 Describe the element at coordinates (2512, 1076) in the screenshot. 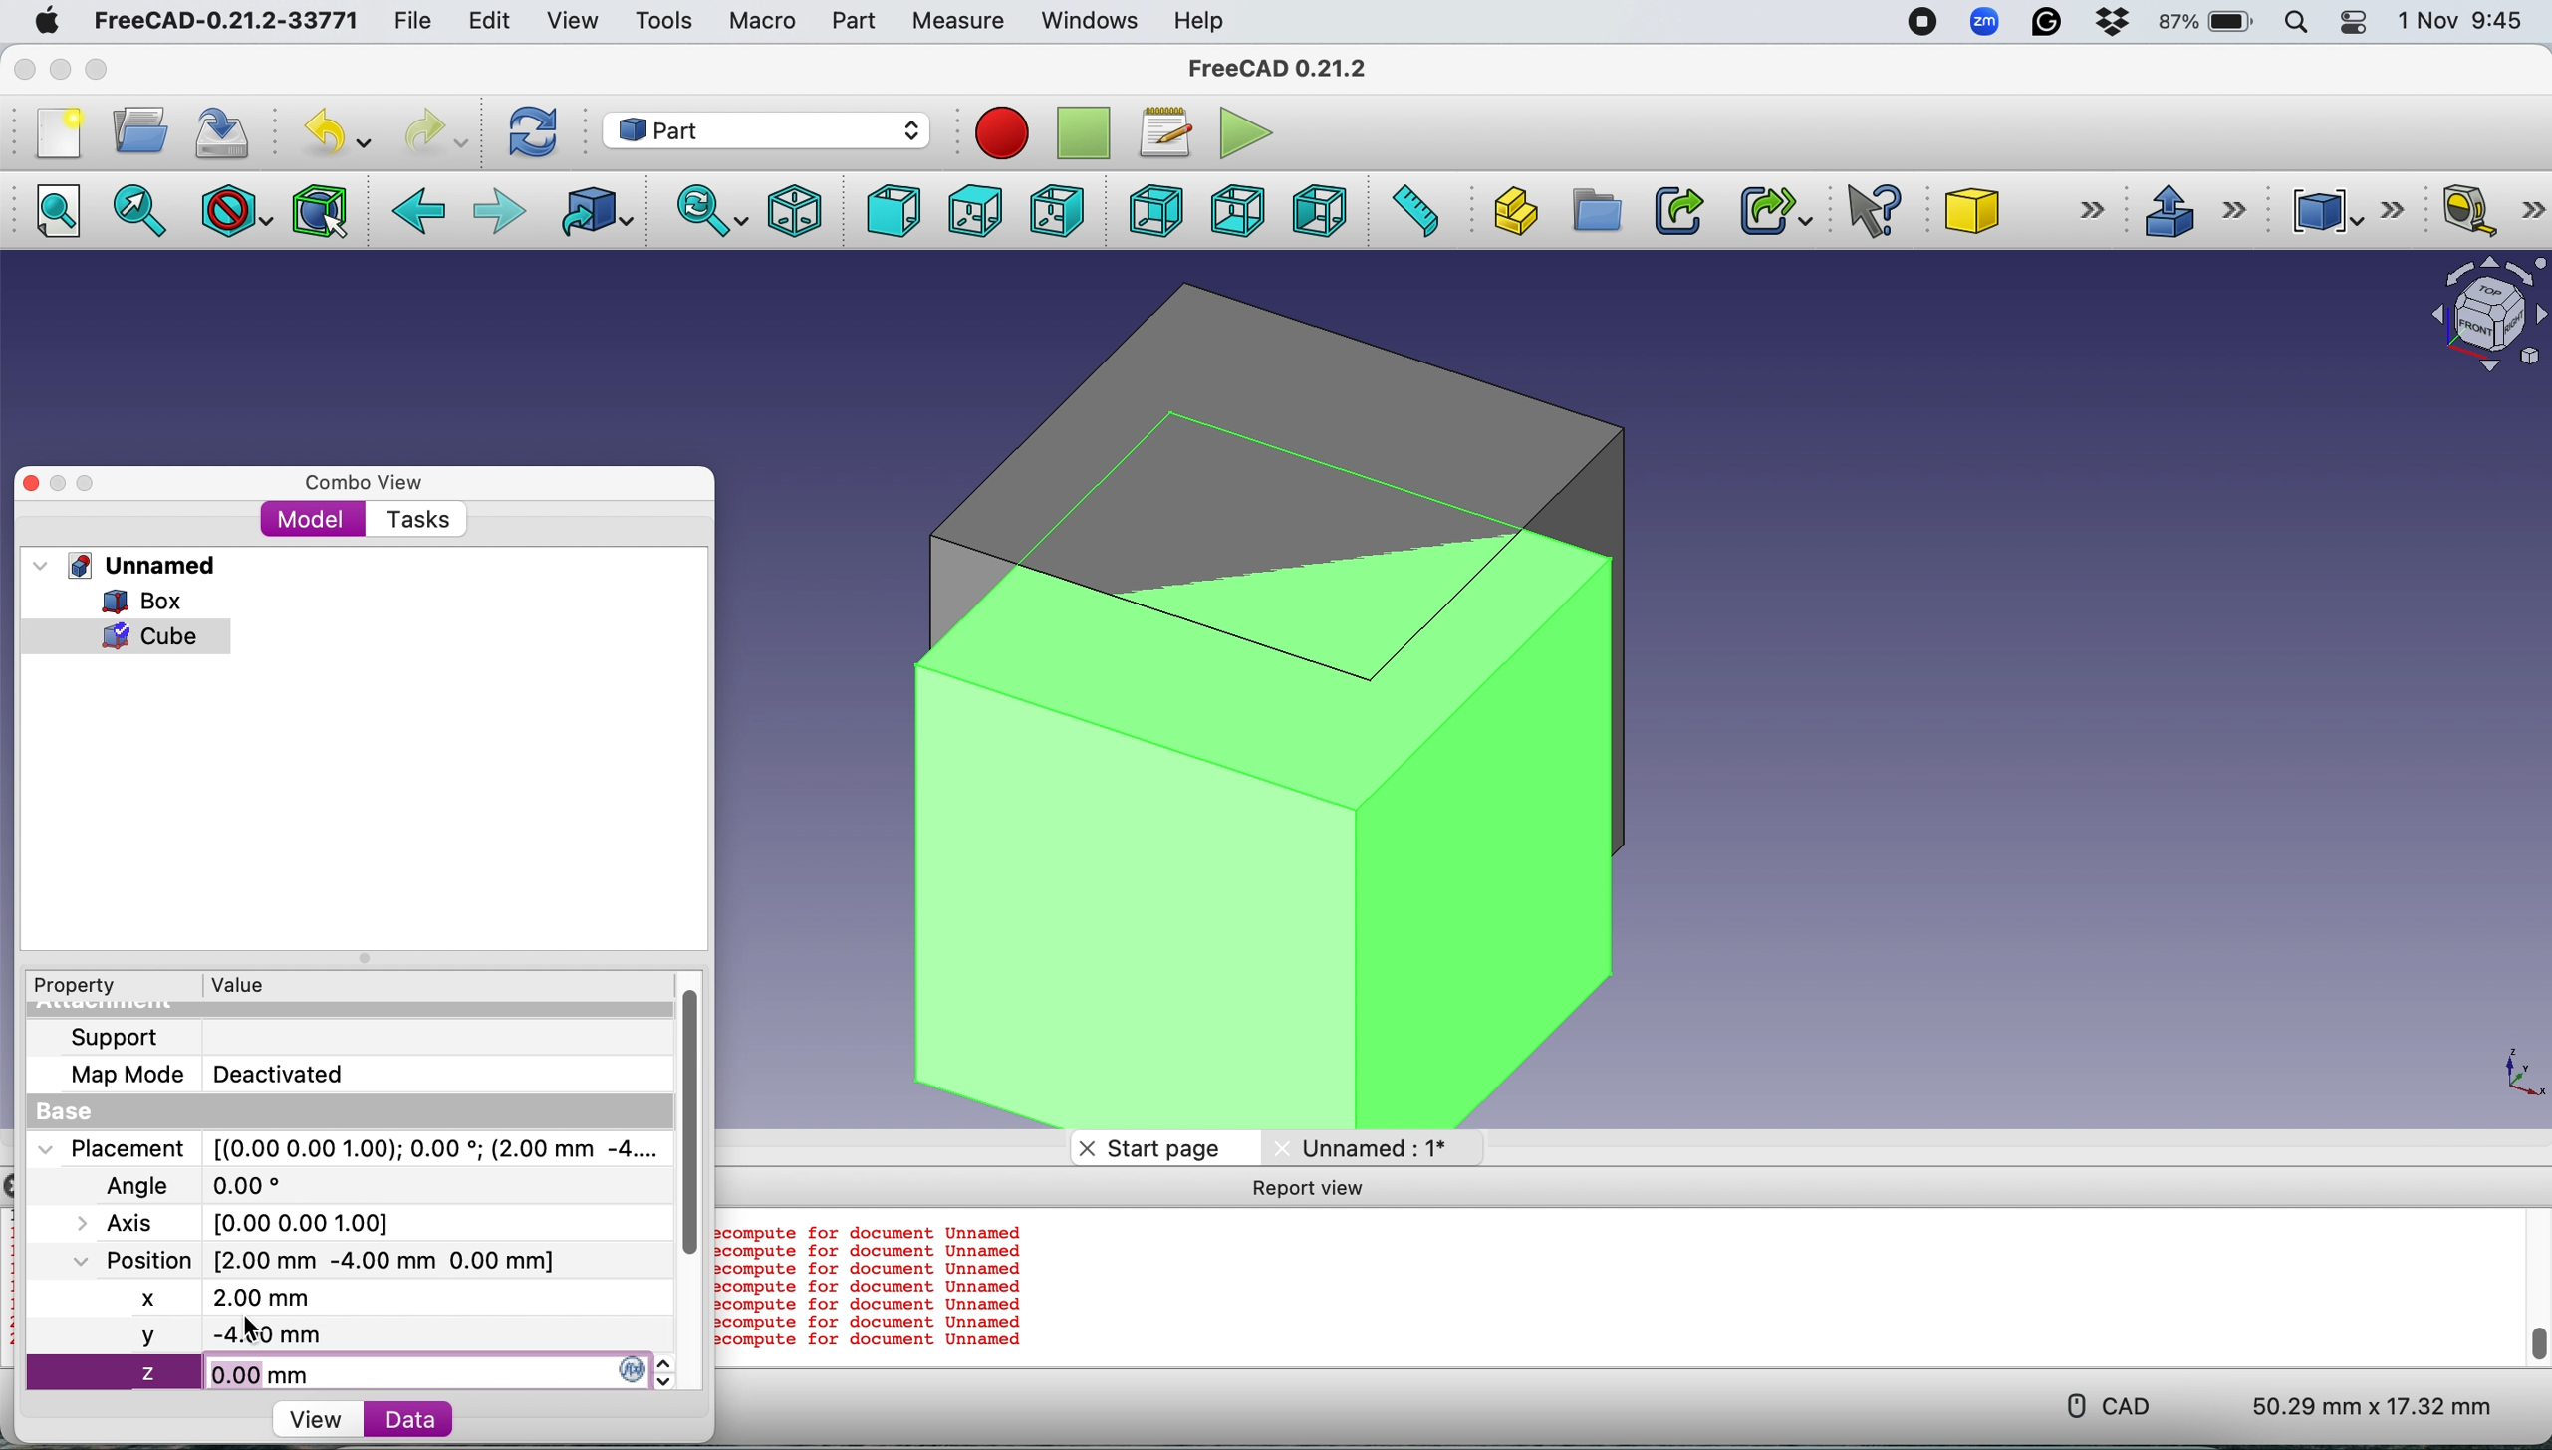

I see `x-y plane` at that location.